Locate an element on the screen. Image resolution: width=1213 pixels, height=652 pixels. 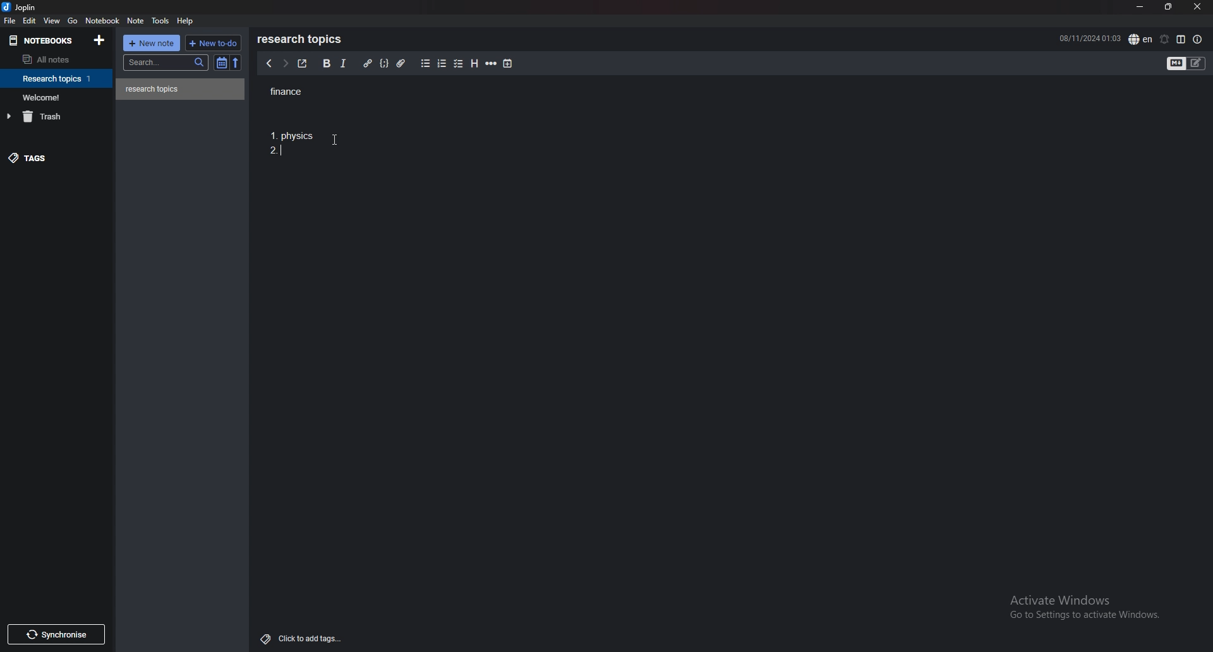
tools is located at coordinates (160, 21).